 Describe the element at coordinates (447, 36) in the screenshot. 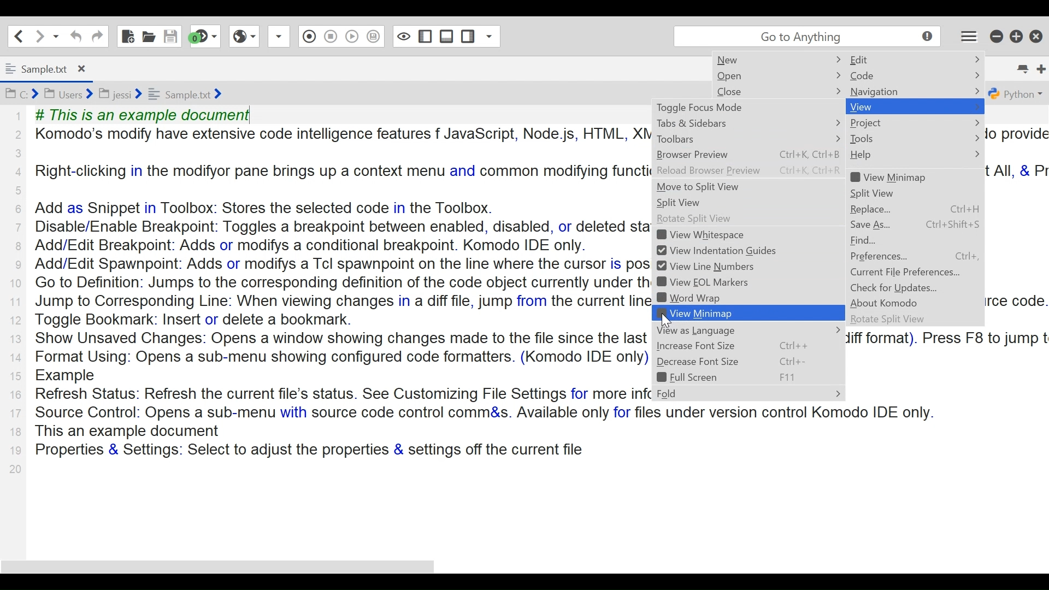

I see `Show/Hide Left Pane` at that location.